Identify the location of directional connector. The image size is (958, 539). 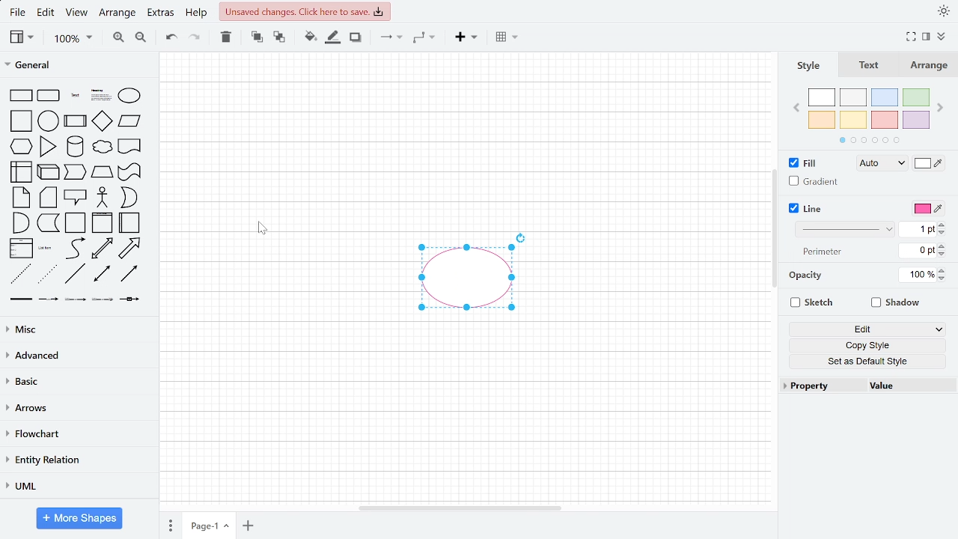
(130, 274).